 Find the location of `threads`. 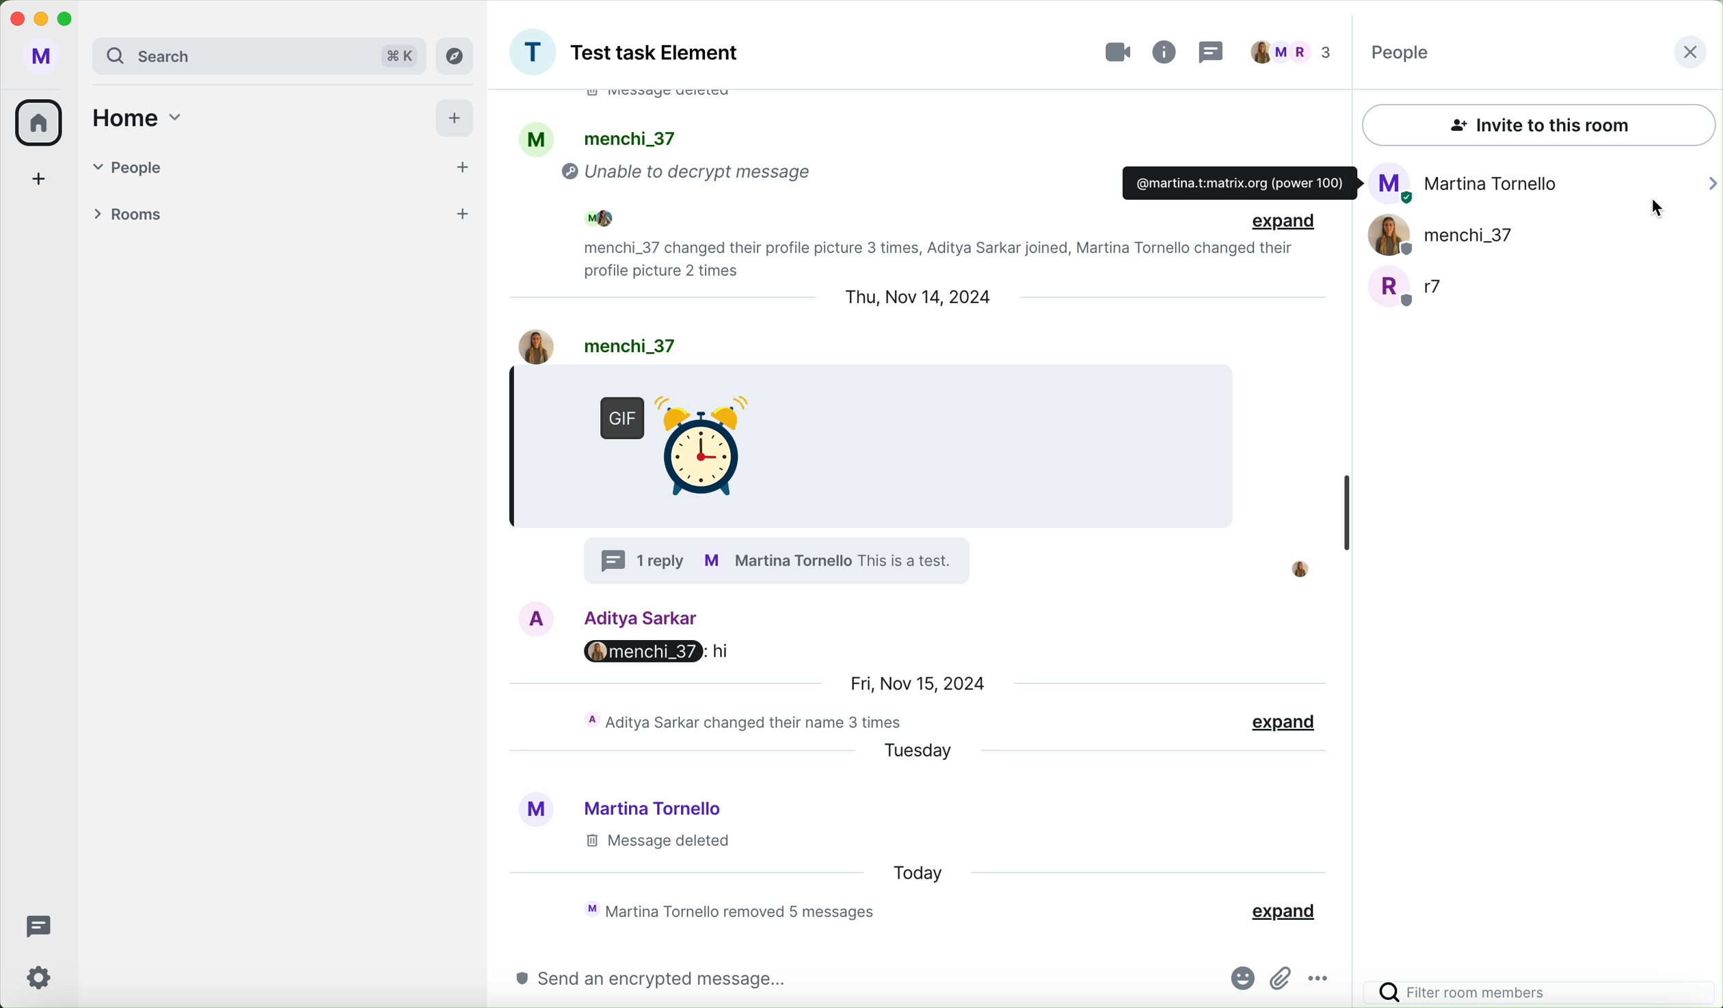

threads is located at coordinates (36, 925).